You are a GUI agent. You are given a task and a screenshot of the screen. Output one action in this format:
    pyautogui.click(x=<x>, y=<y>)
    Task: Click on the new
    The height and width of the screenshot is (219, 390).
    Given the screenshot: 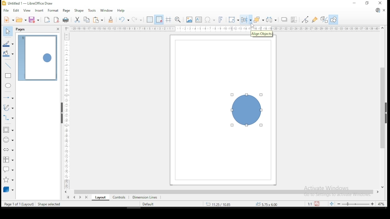 What is the action you would take?
    pyautogui.click(x=9, y=19)
    